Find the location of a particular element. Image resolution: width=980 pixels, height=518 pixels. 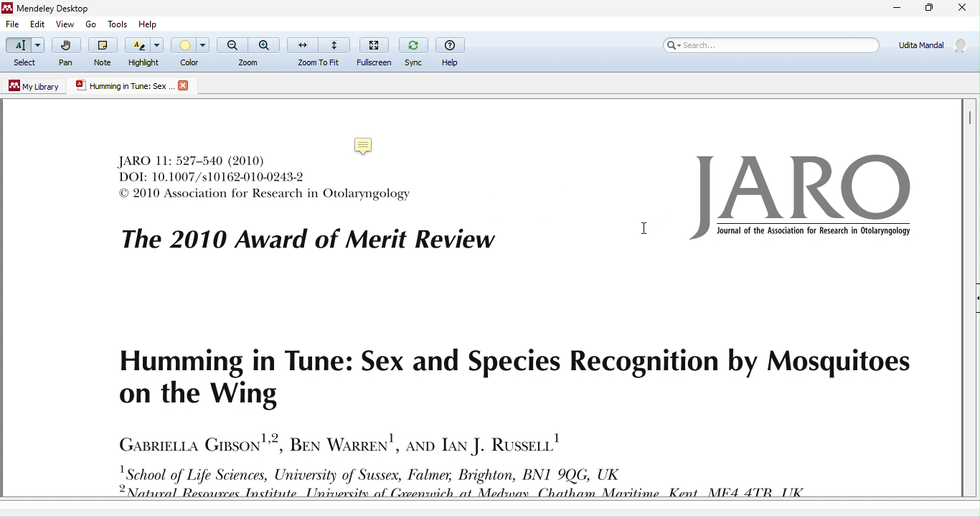

color is located at coordinates (190, 51).